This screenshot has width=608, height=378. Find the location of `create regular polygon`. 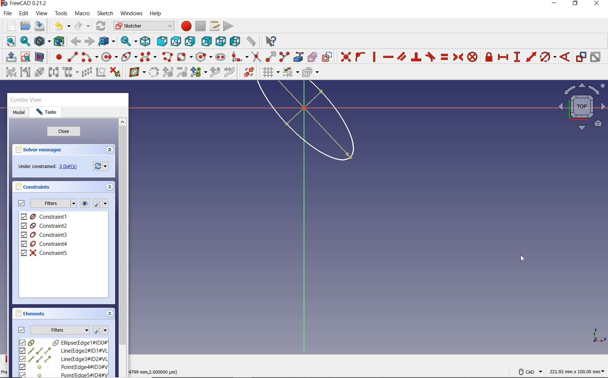

create regular polygon is located at coordinates (204, 57).